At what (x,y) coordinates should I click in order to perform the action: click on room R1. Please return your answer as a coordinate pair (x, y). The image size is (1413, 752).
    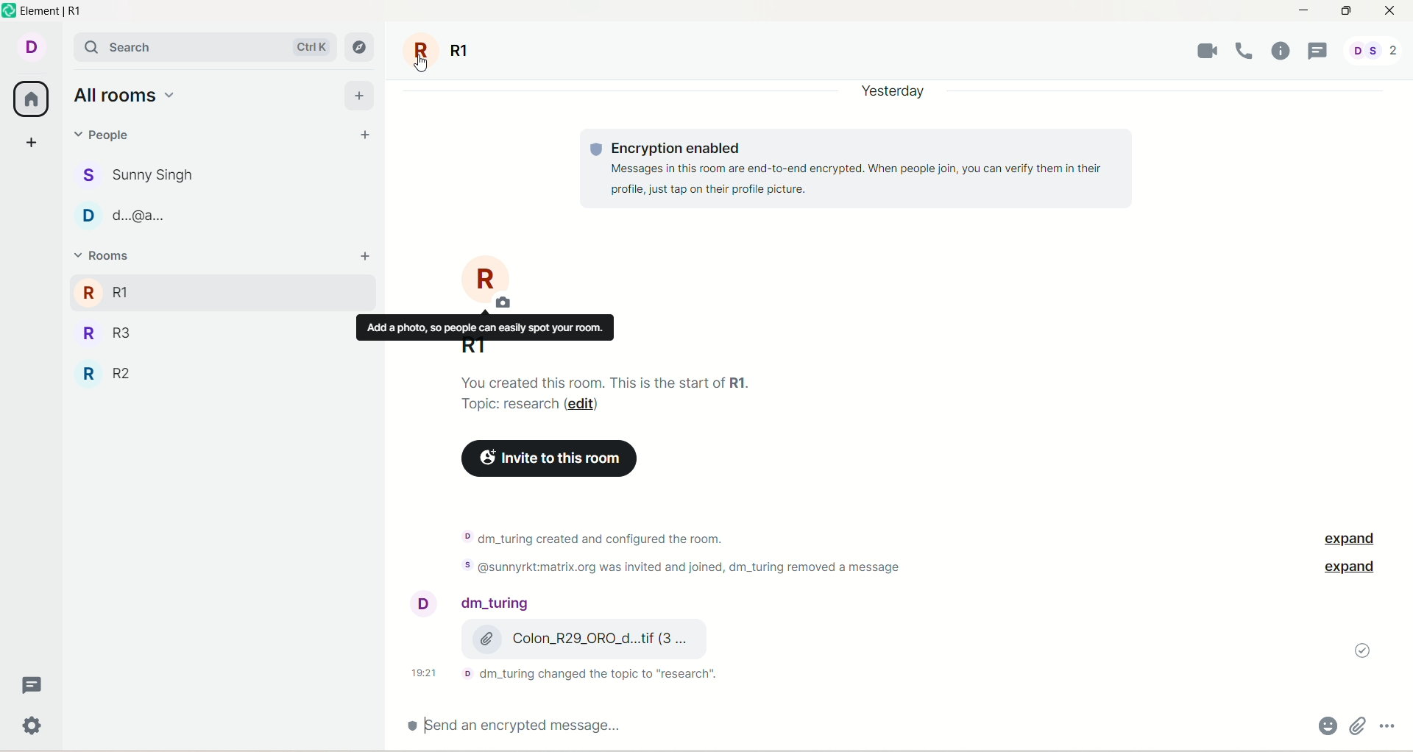
    Looking at the image, I should click on (448, 57).